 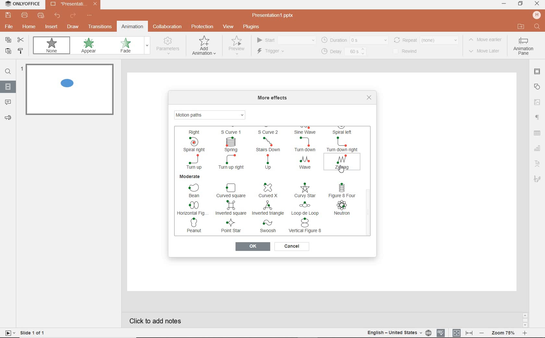 I want to click on collaboration, so click(x=168, y=27).